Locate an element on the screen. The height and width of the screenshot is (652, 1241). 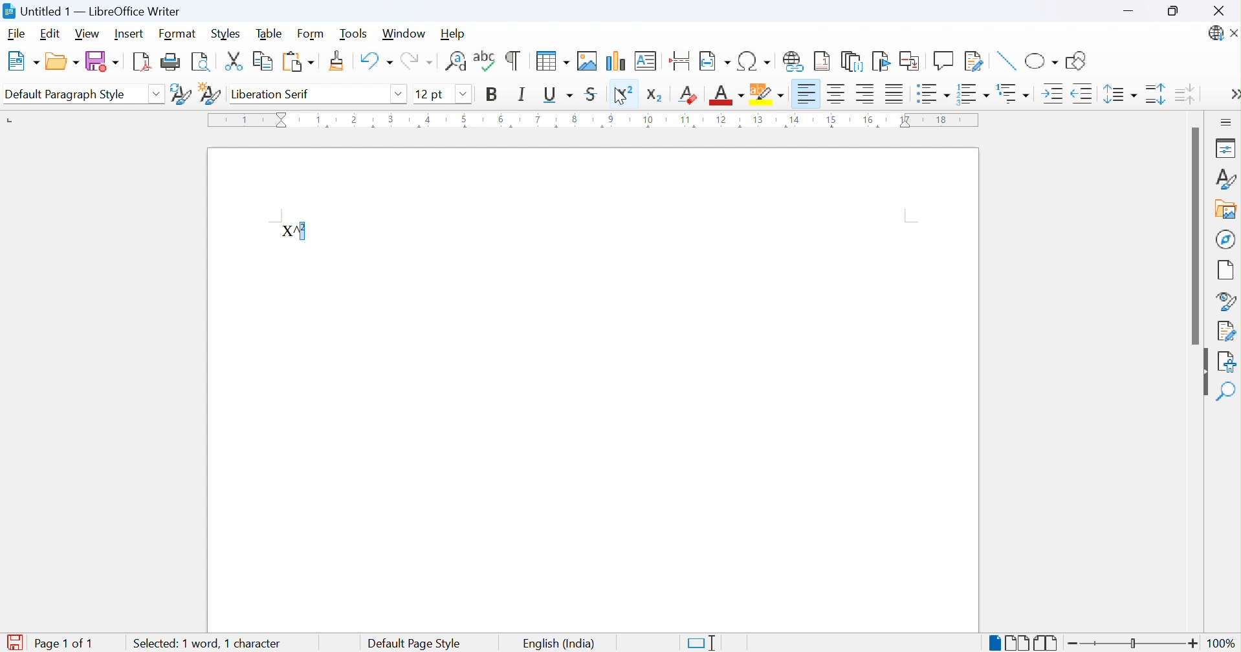
Ruler is located at coordinates (597, 120).